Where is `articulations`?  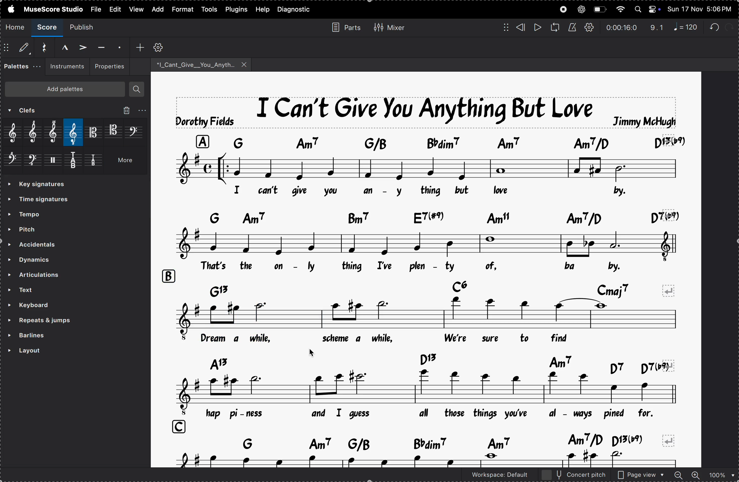 articulations is located at coordinates (65, 275).